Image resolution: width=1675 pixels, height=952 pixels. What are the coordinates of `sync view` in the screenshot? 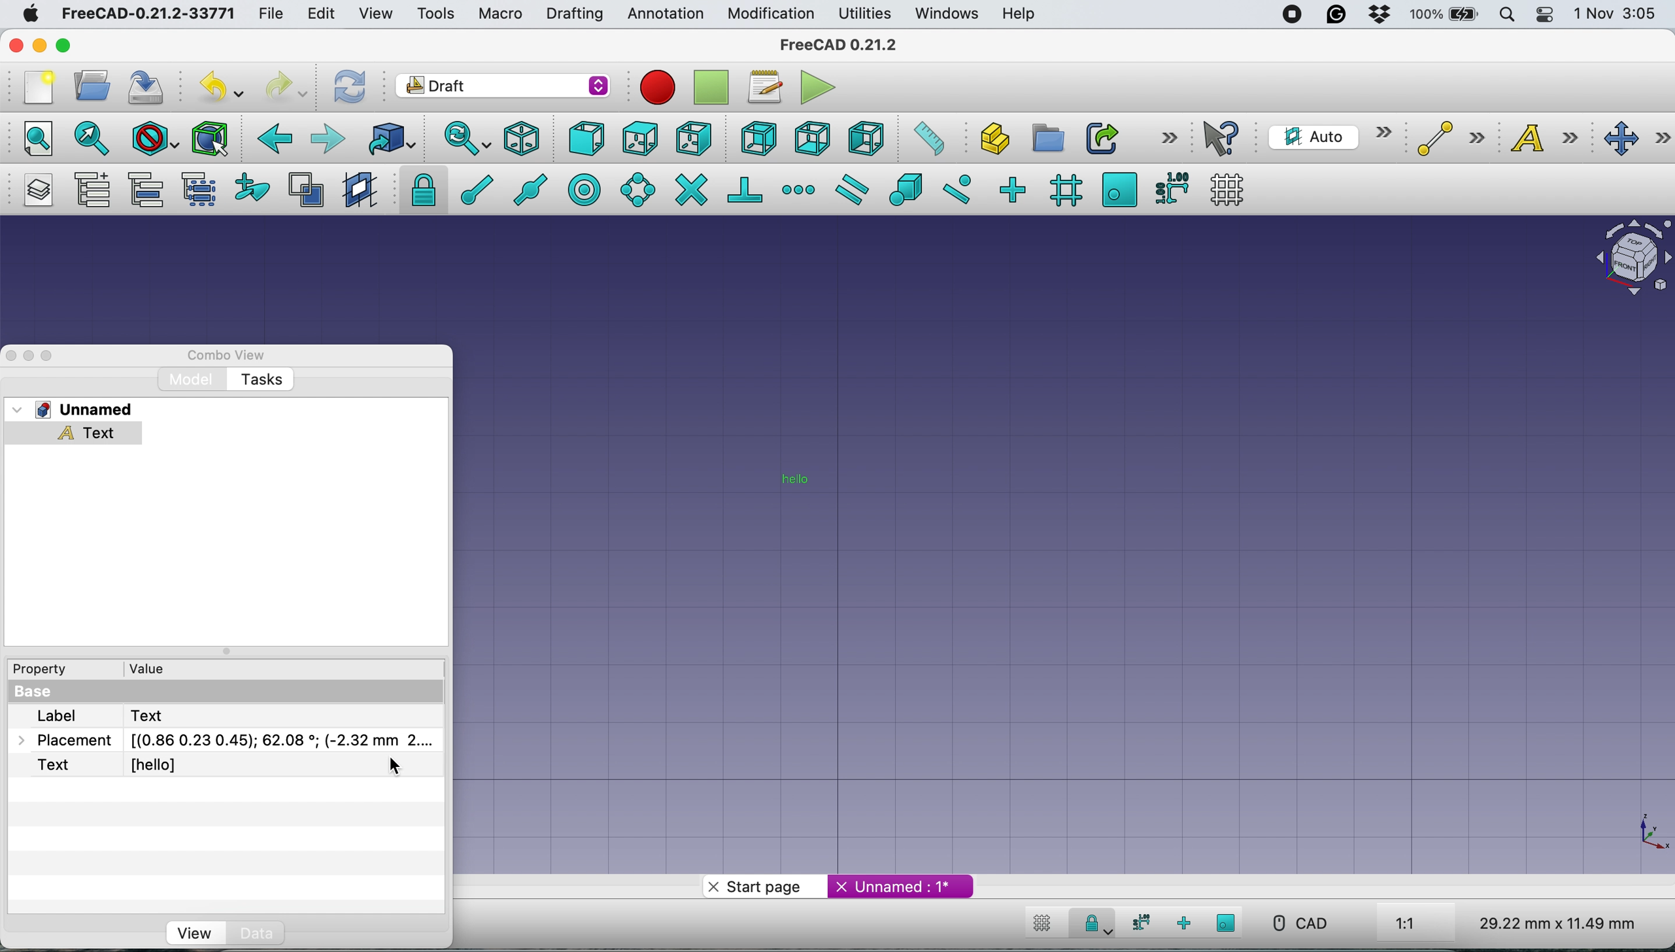 It's located at (466, 139).